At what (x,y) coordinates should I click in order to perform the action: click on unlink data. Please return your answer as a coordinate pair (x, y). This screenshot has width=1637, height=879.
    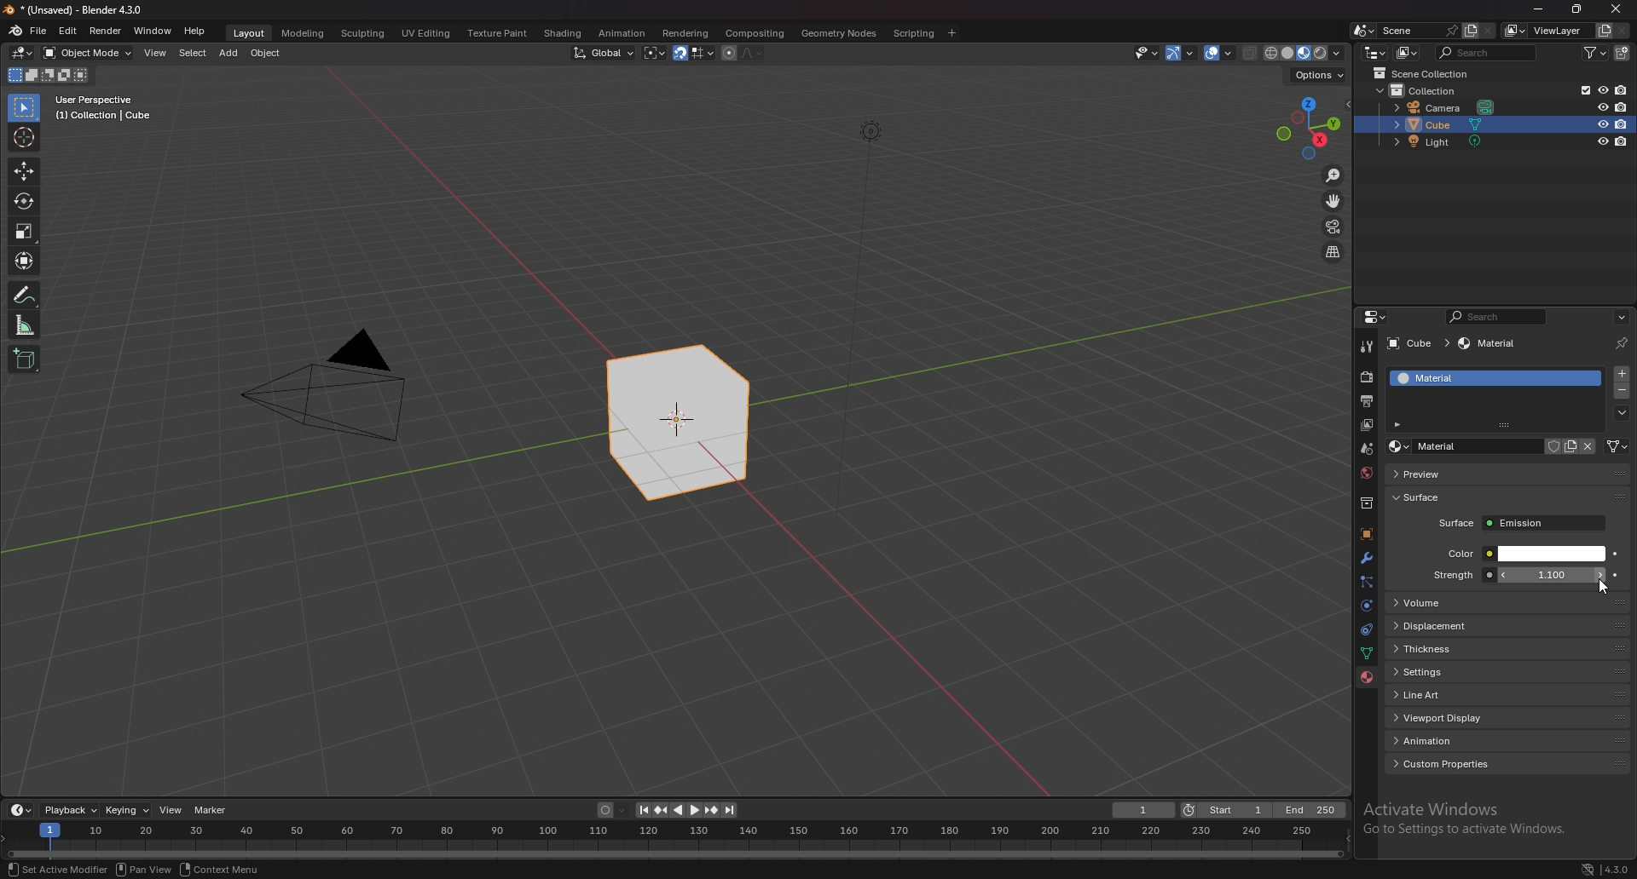
    Looking at the image, I should click on (1588, 446).